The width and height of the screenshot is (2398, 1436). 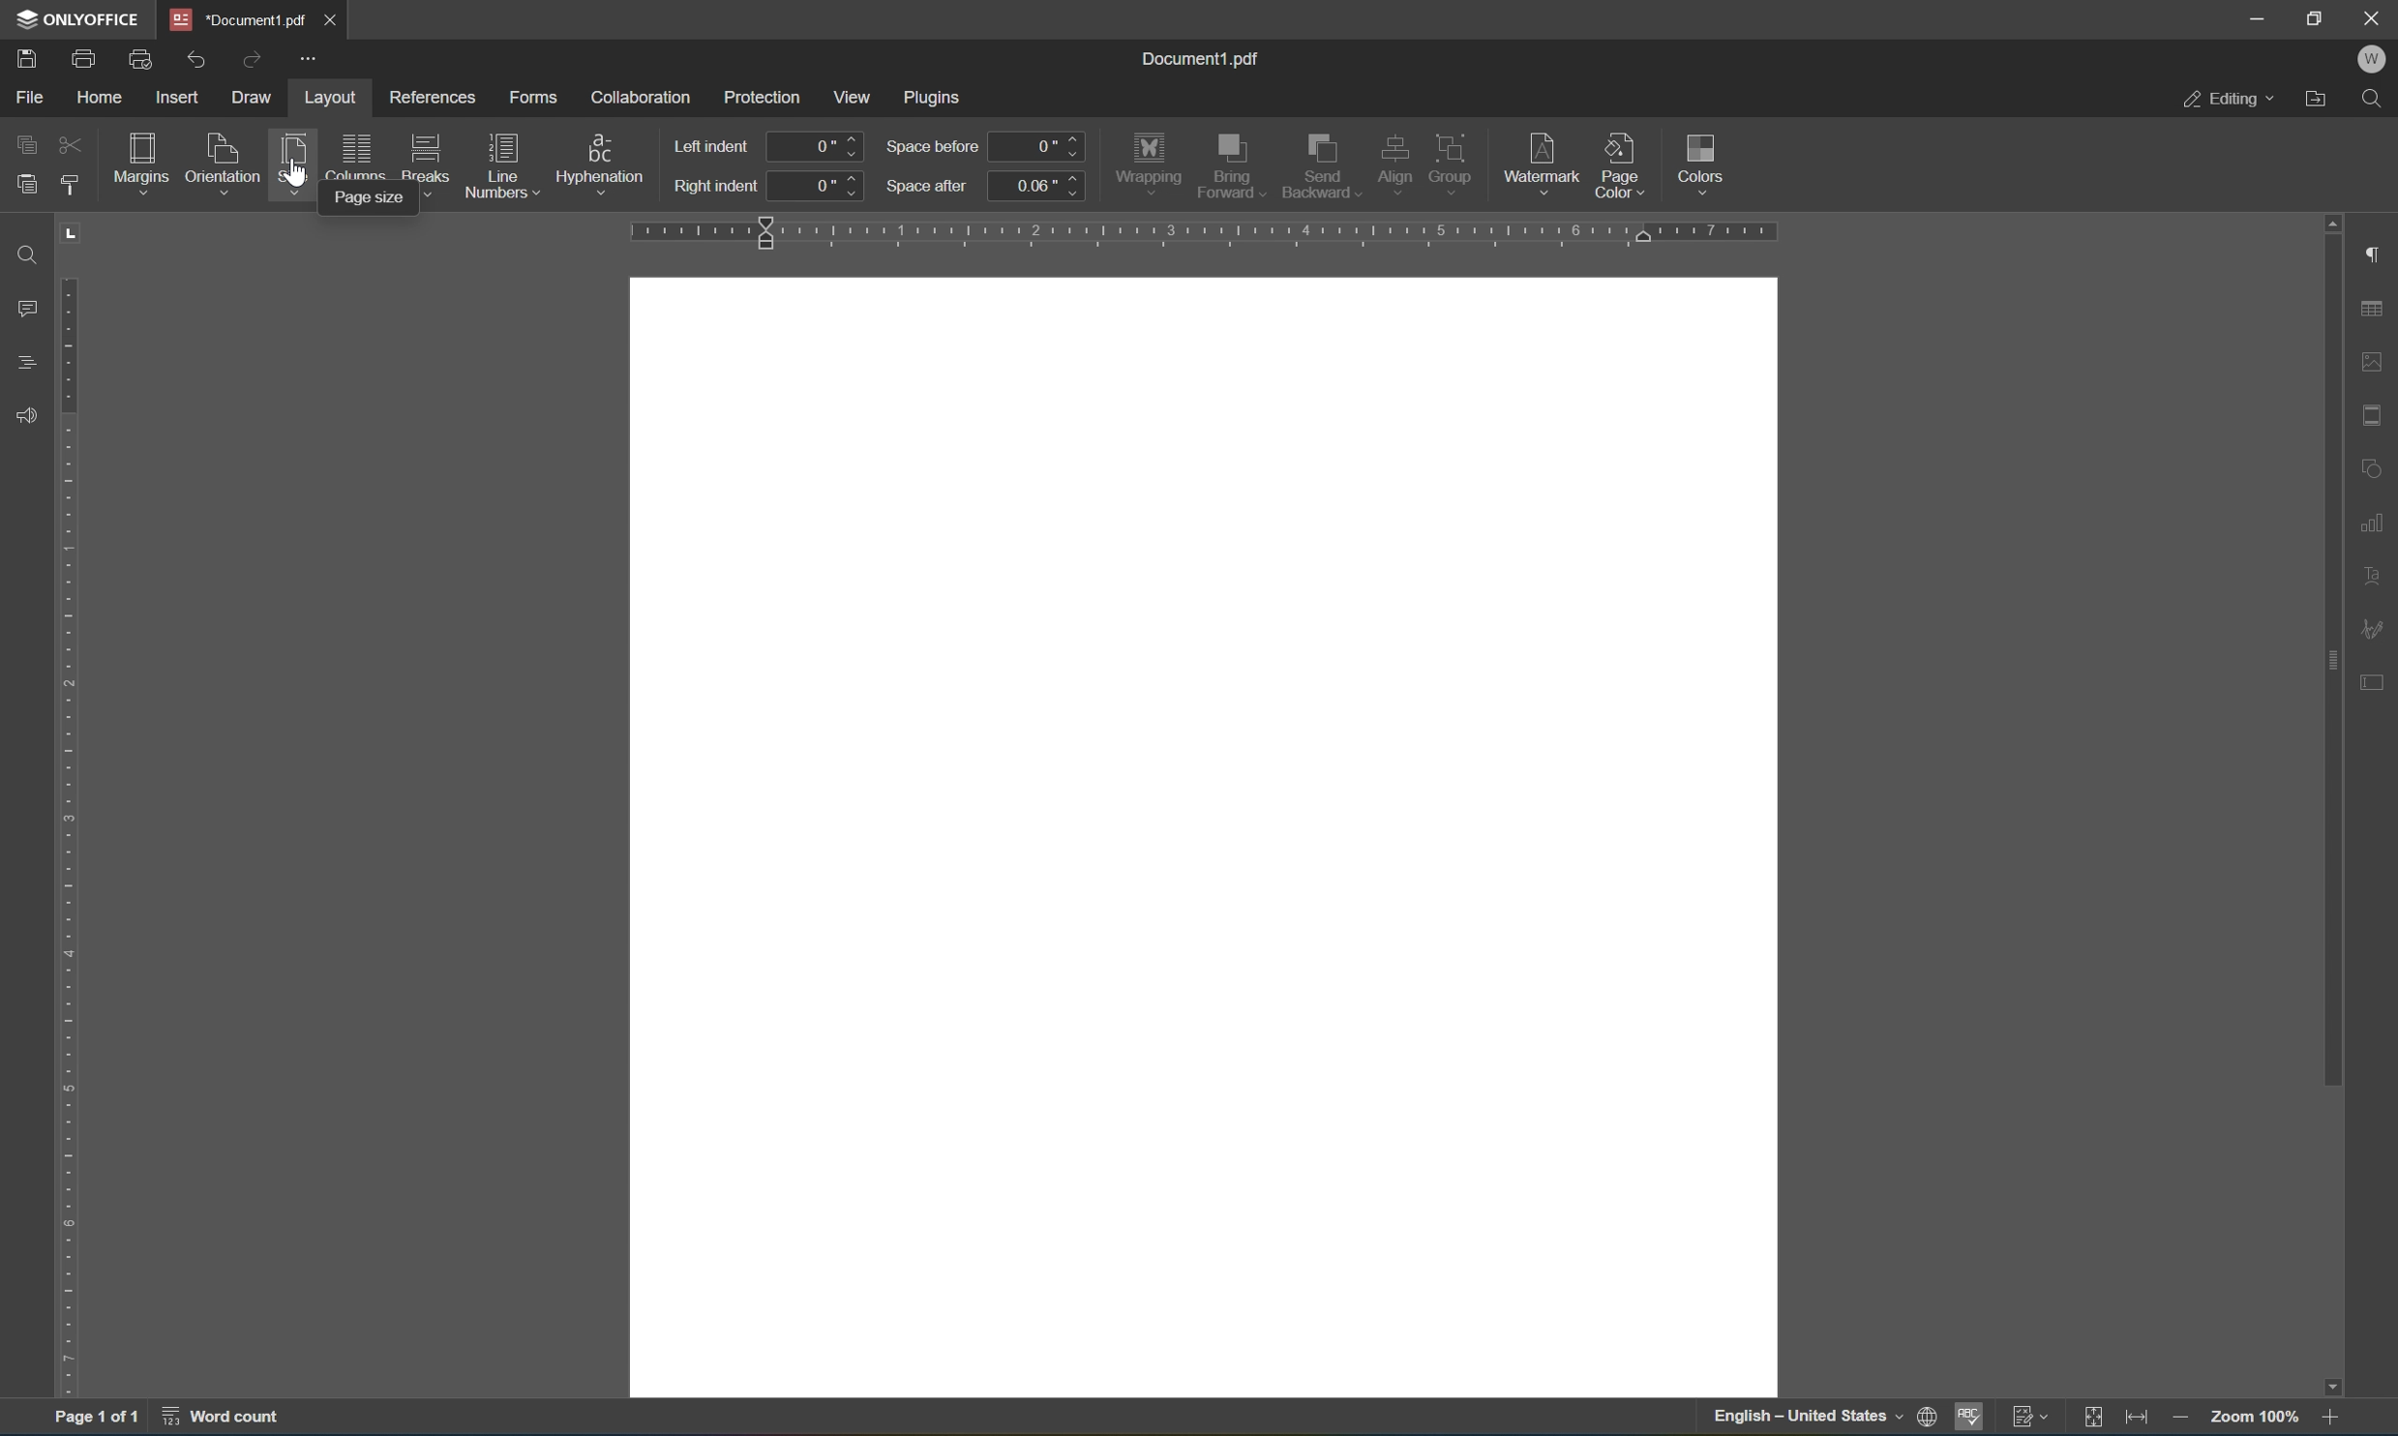 I want to click on columns, so click(x=354, y=154).